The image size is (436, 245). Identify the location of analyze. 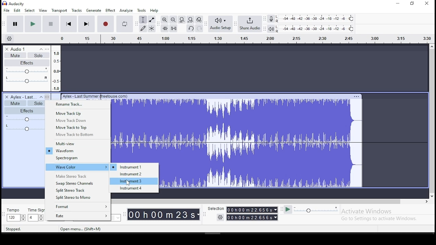
(126, 11).